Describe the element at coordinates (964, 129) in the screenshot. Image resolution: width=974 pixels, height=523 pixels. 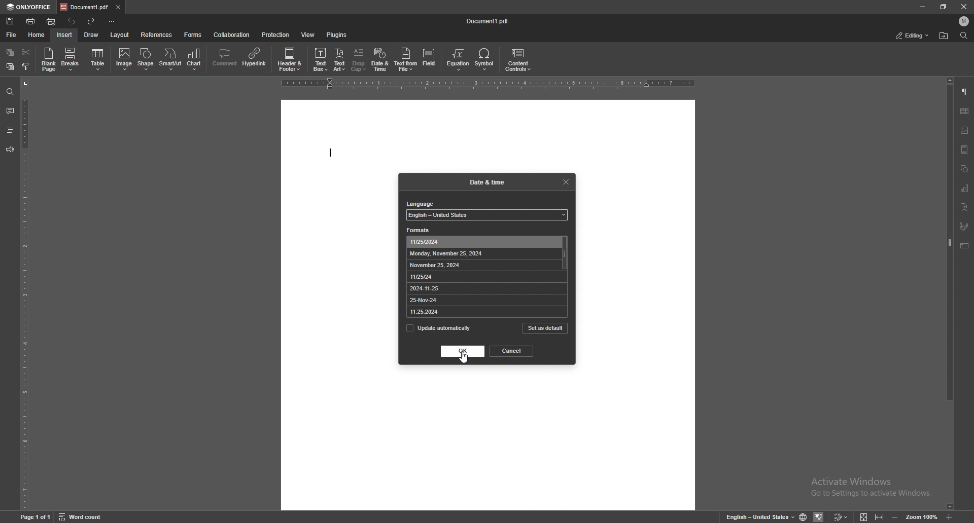
I see `image` at that location.